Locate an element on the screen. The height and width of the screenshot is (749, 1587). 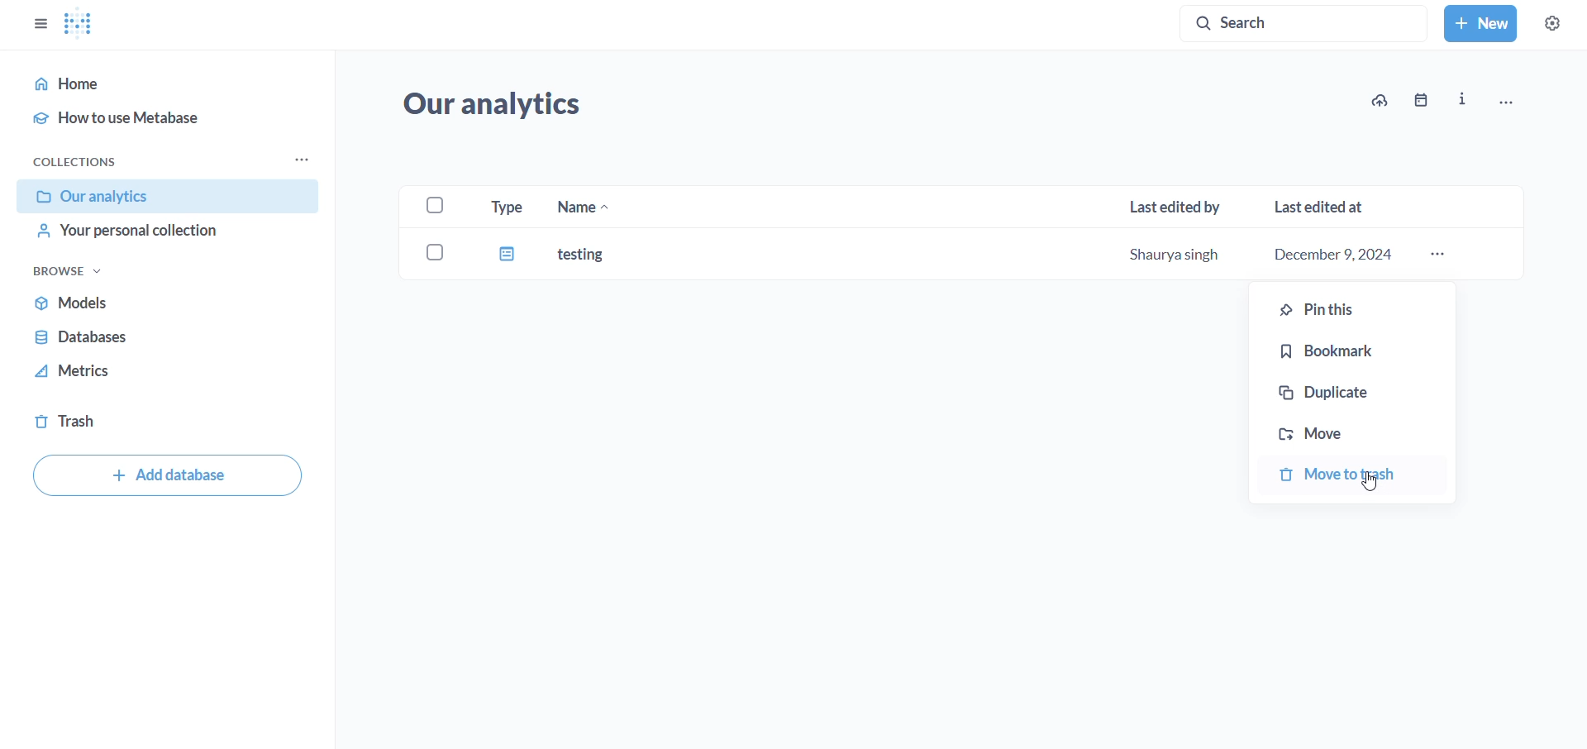
type is located at coordinates (506, 206).